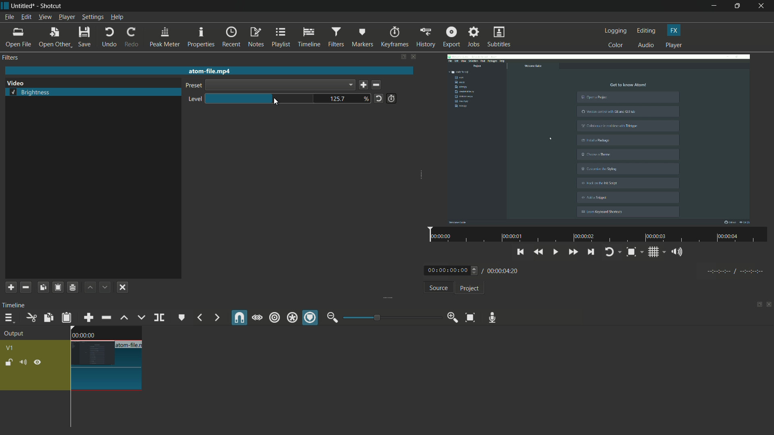 The height and width of the screenshot is (435, 774). What do you see at coordinates (67, 17) in the screenshot?
I see `player menu` at bounding box center [67, 17].